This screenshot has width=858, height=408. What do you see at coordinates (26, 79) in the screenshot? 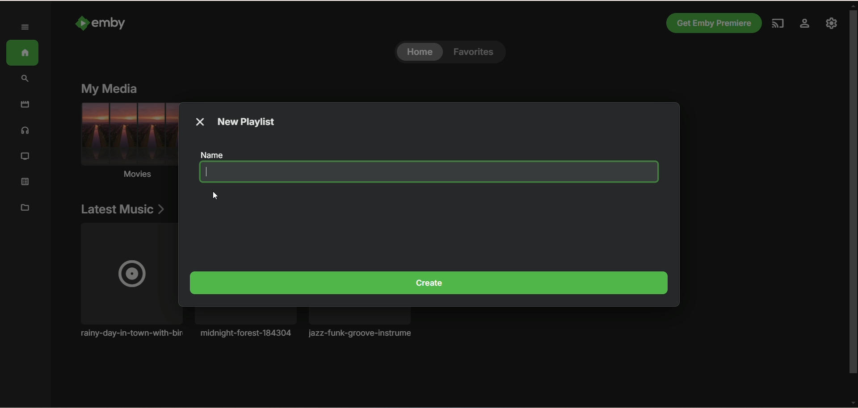
I see `search` at bounding box center [26, 79].